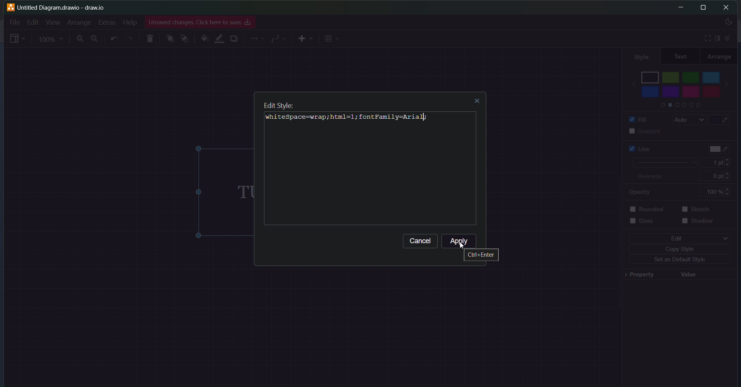 This screenshot has width=741, height=387. What do you see at coordinates (219, 38) in the screenshot?
I see `line color` at bounding box center [219, 38].